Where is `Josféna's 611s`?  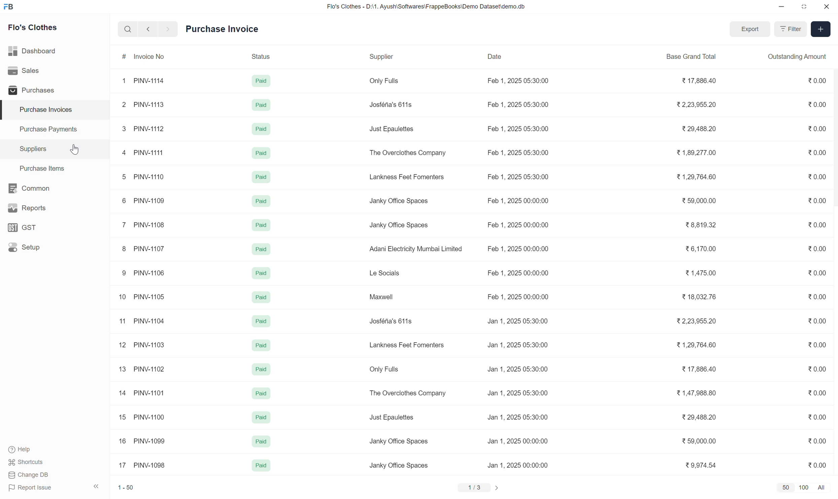 Josféna's 611s is located at coordinates (391, 105).